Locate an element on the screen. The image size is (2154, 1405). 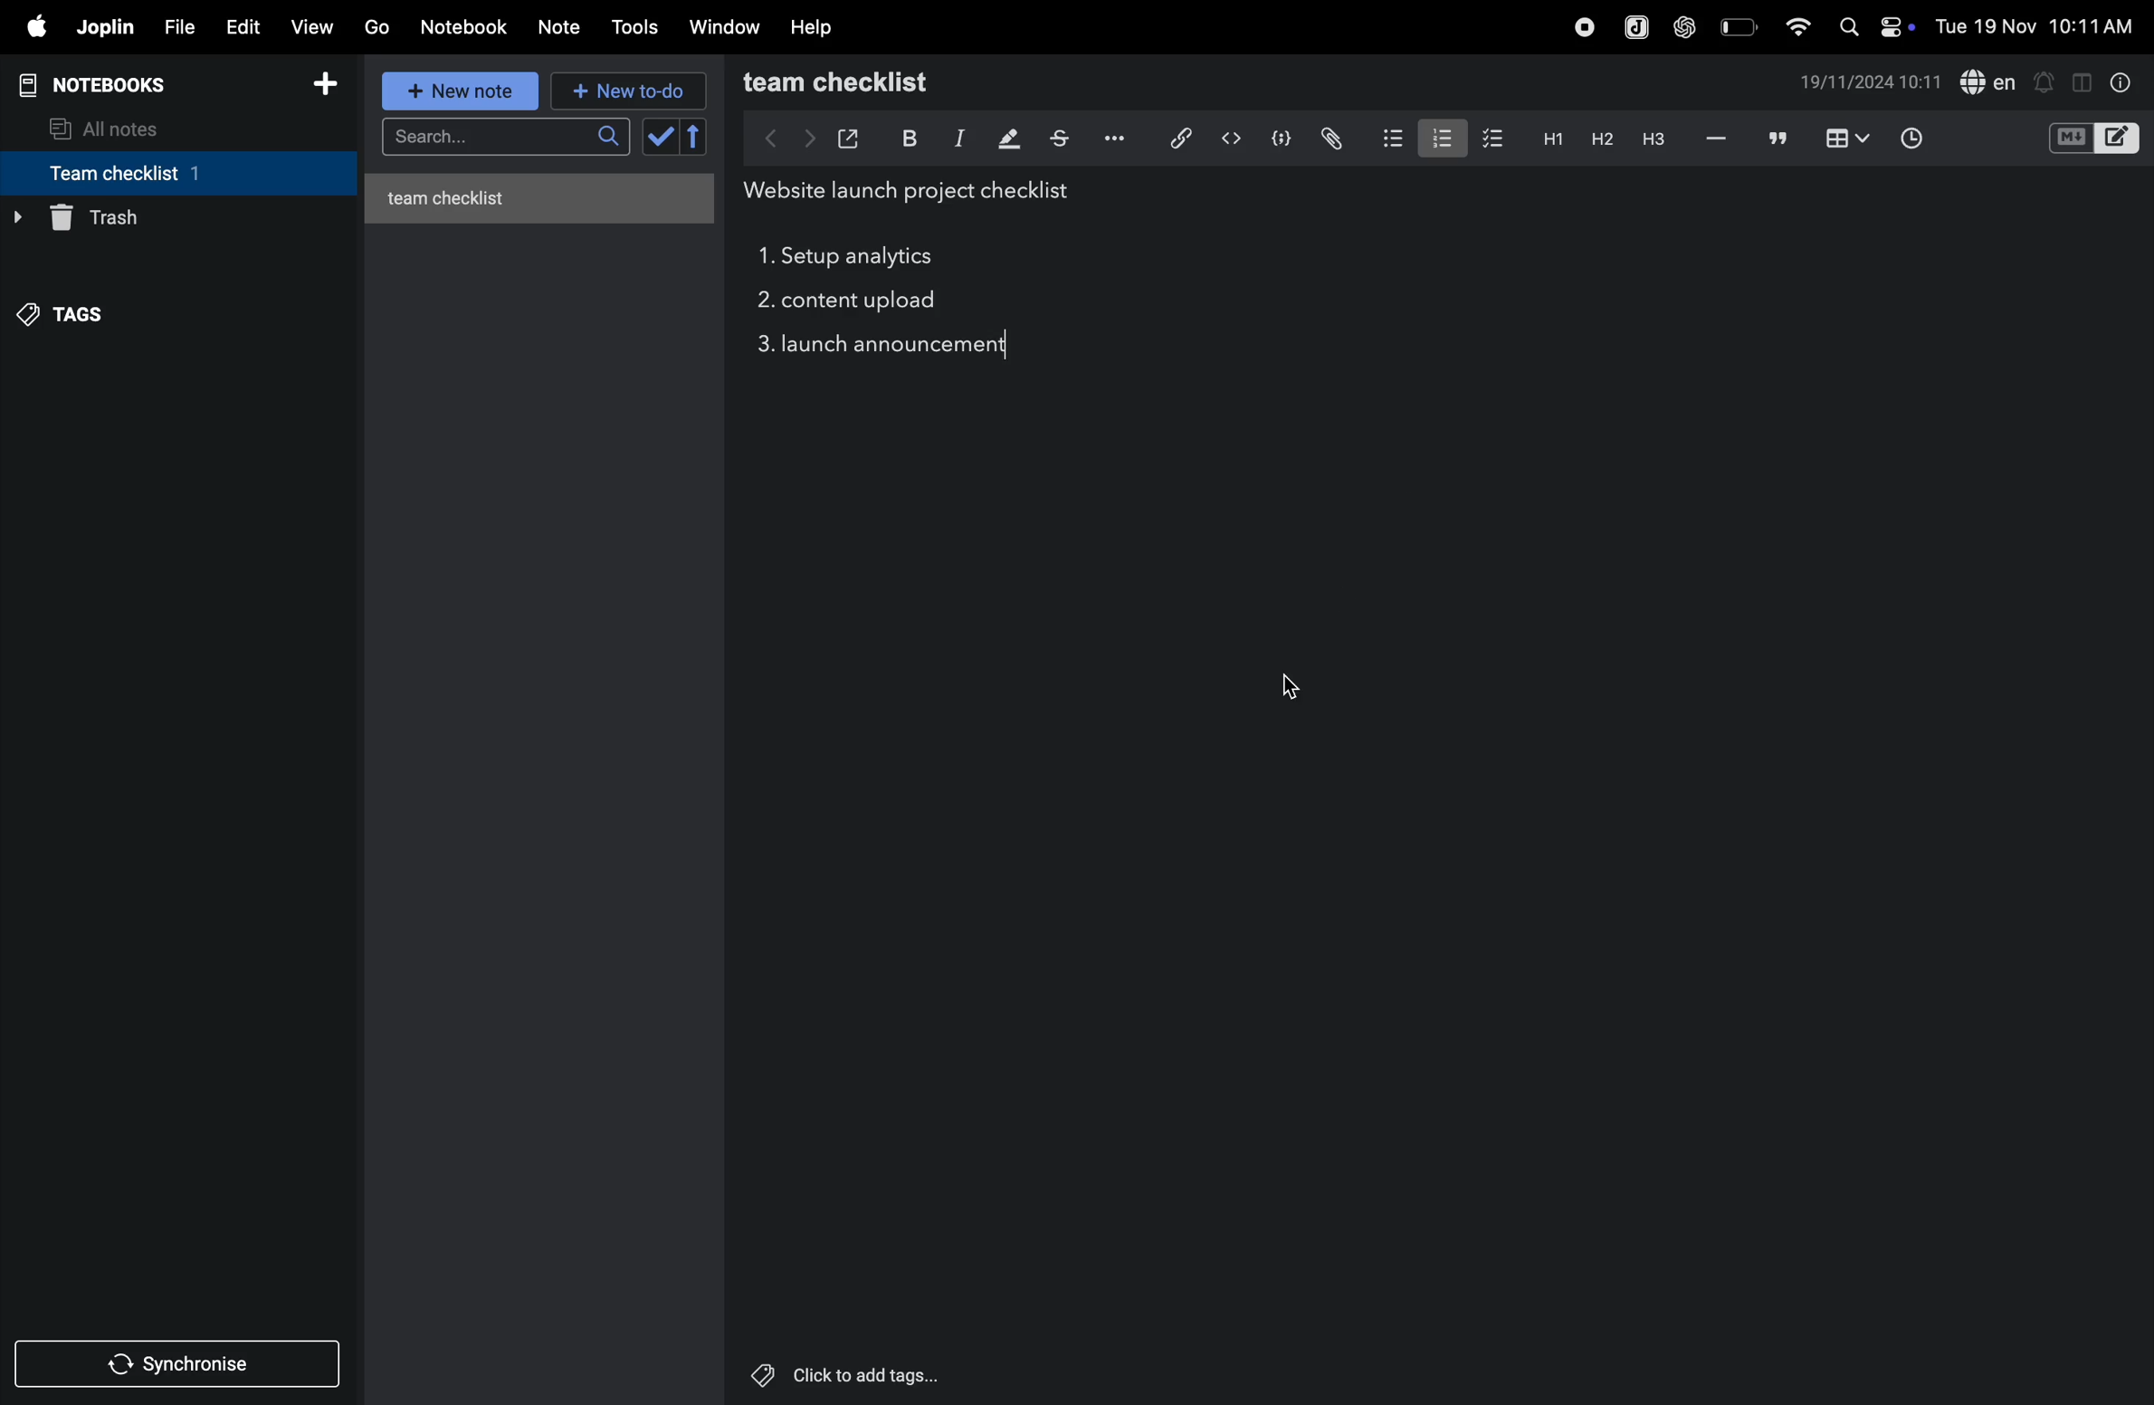
numbered list is located at coordinates (1438, 136).